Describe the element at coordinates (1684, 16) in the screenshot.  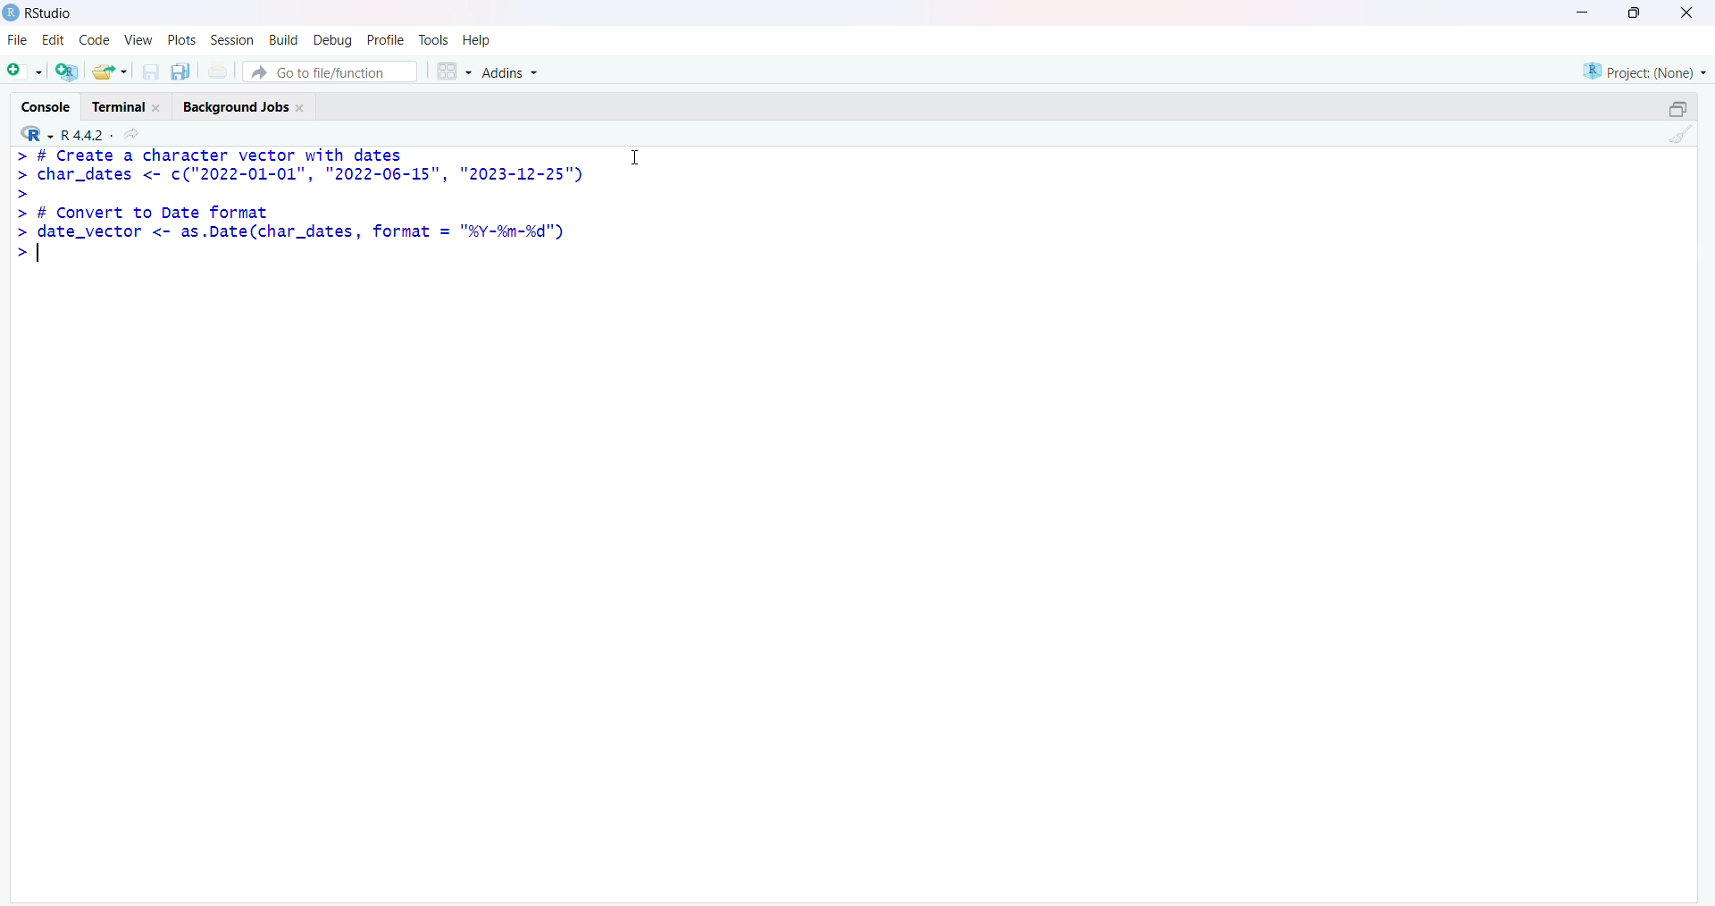
I see `Close` at that location.